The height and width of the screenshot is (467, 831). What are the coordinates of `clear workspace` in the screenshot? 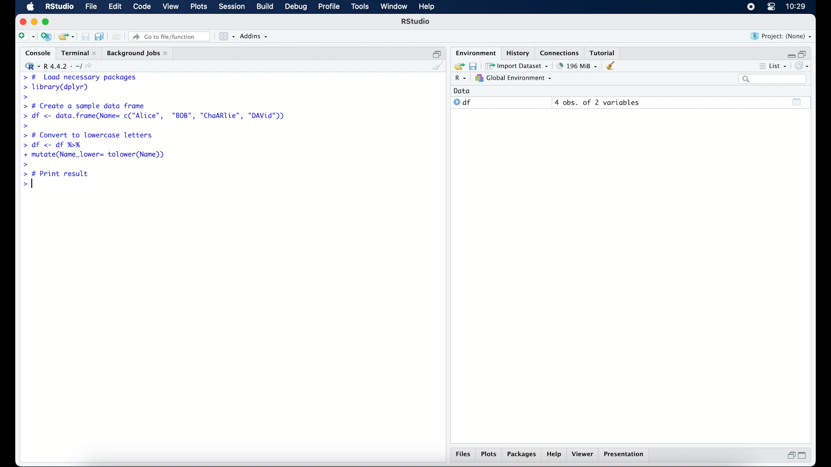 It's located at (613, 66).